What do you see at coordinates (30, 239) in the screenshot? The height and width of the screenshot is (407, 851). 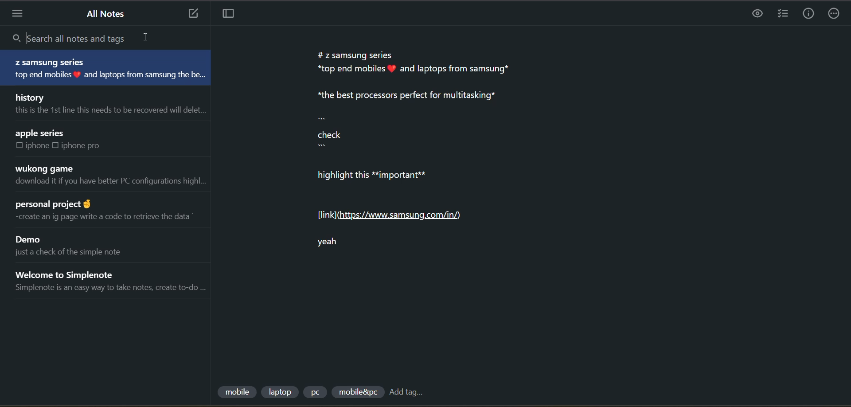 I see `Demo` at bounding box center [30, 239].